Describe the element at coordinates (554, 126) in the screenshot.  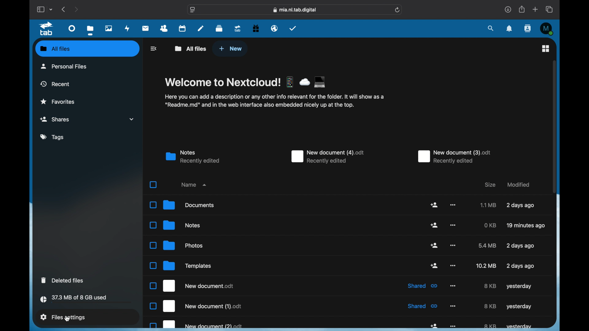
I see `scroll box` at that location.